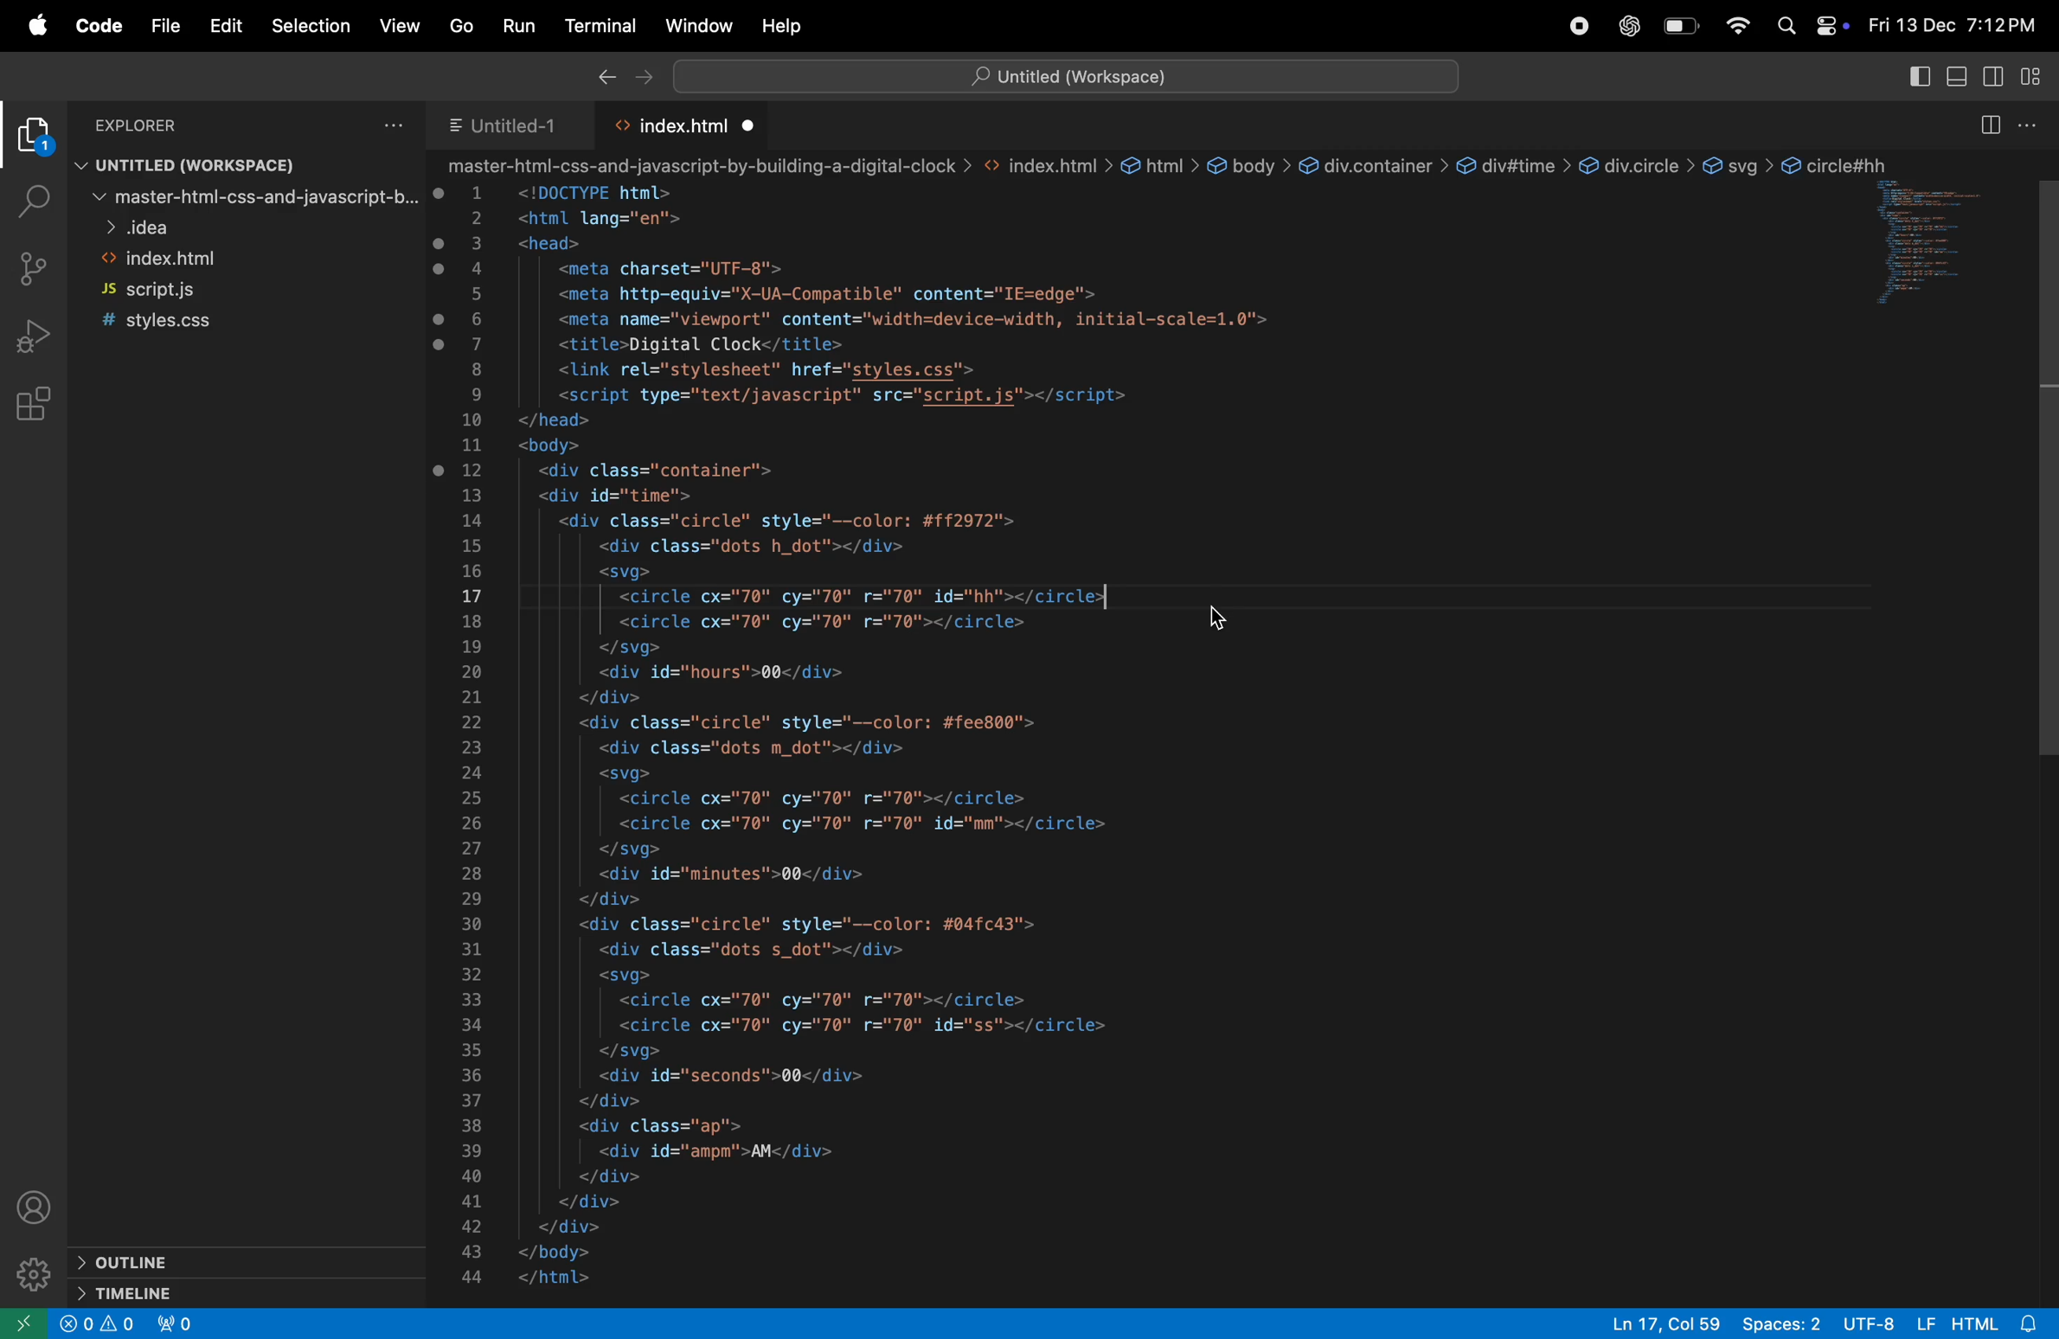 This screenshot has height=1339, width=2059. What do you see at coordinates (1784, 1324) in the screenshot?
I see `spaces 2` at bounding box center [1784, 1324].